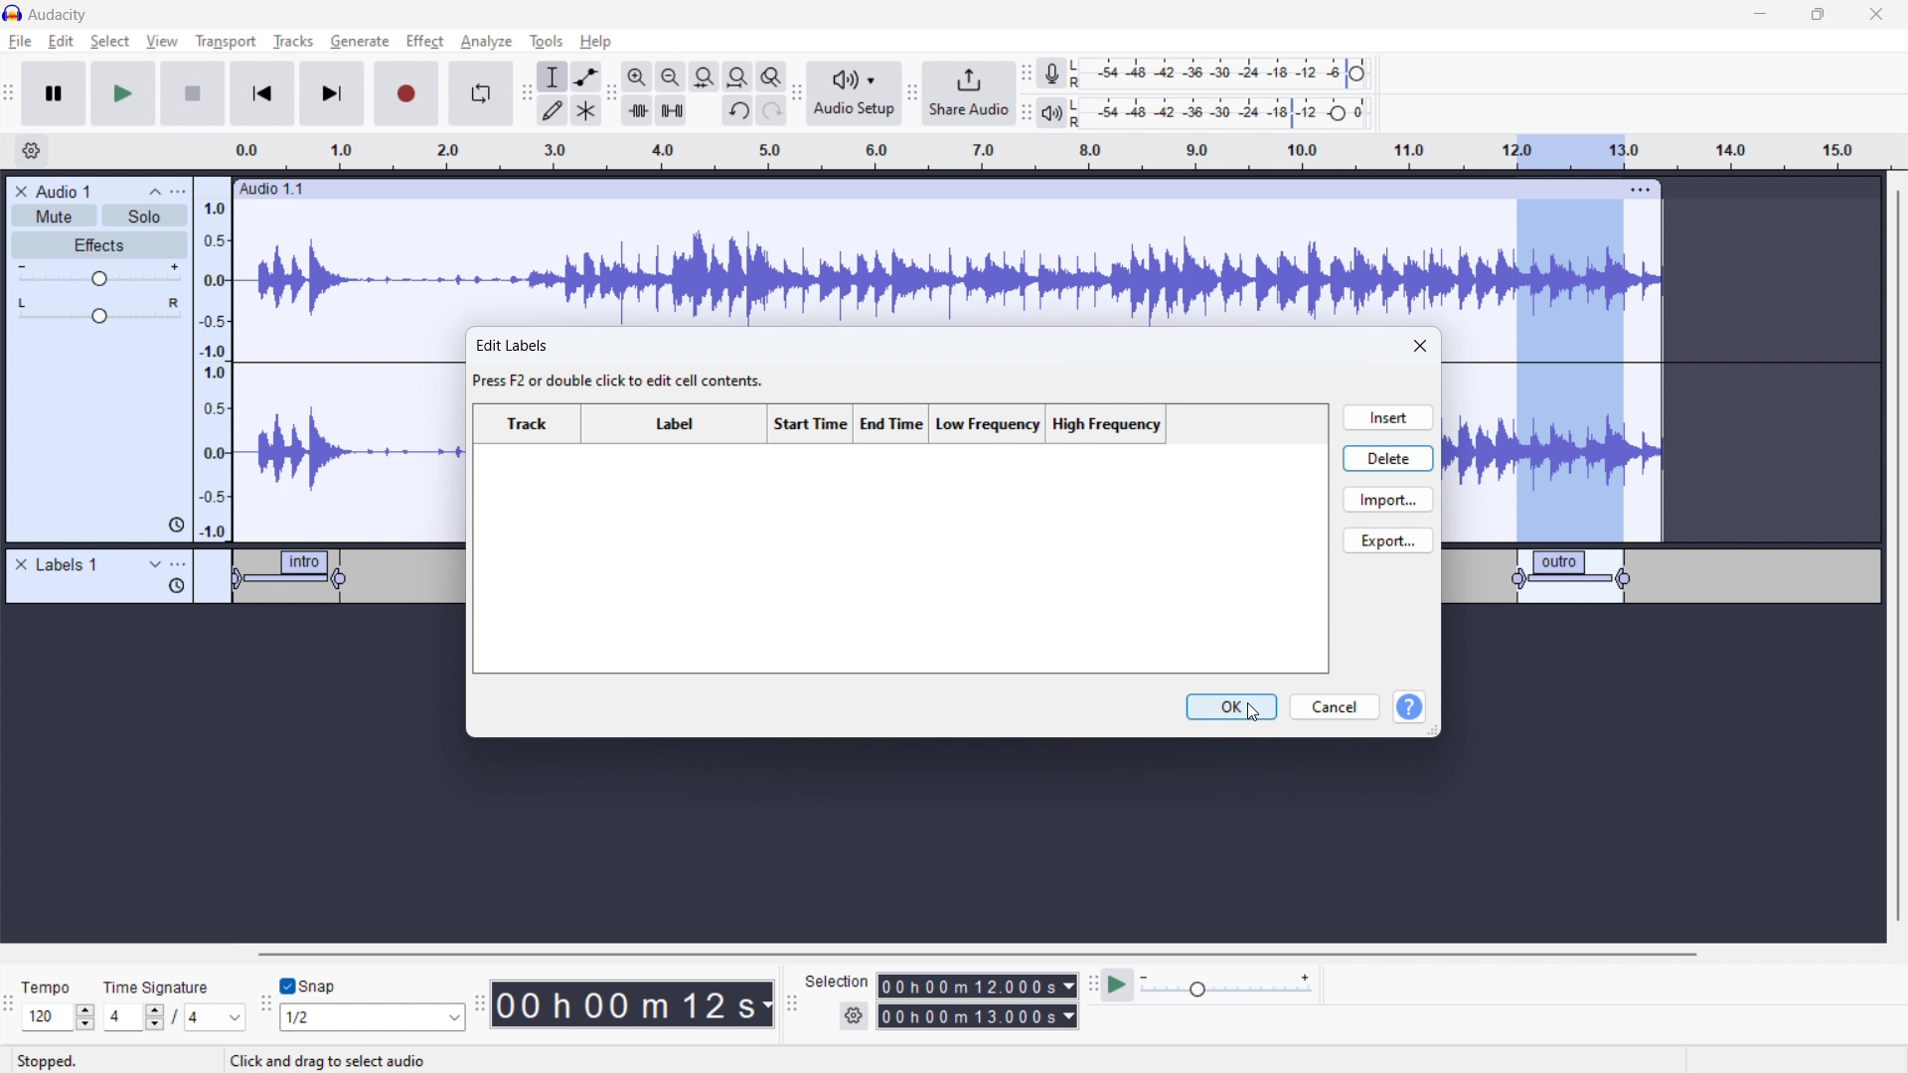 This screenshot has height=1073, width=1908. I want to click on labels options, so click(179, 566).